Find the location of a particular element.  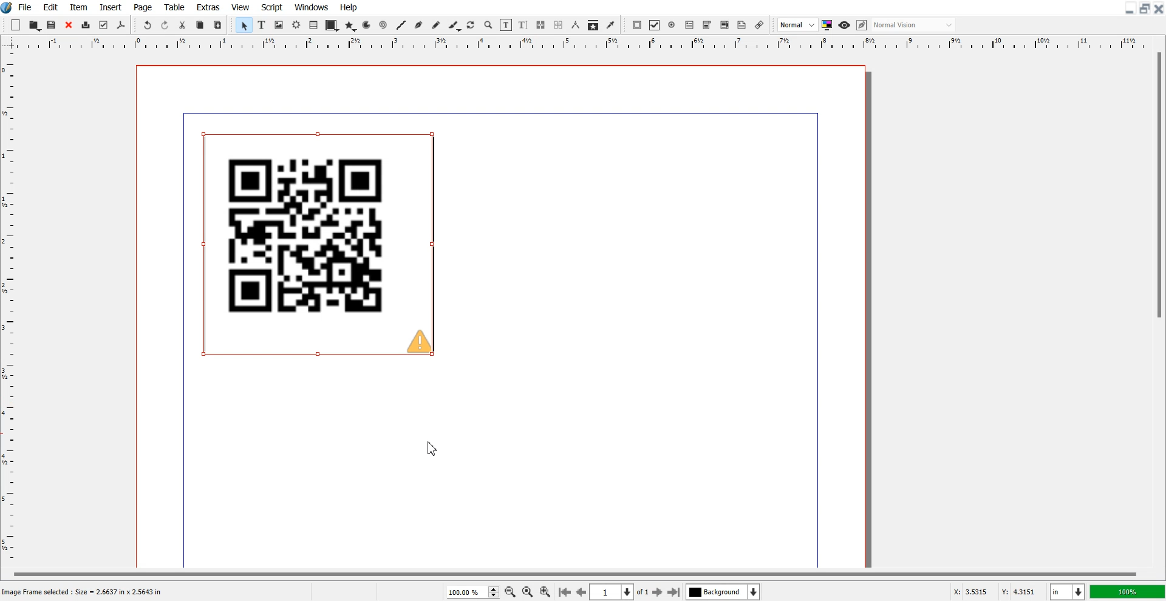

Preflight verifier is located at coordinates (104, 25).